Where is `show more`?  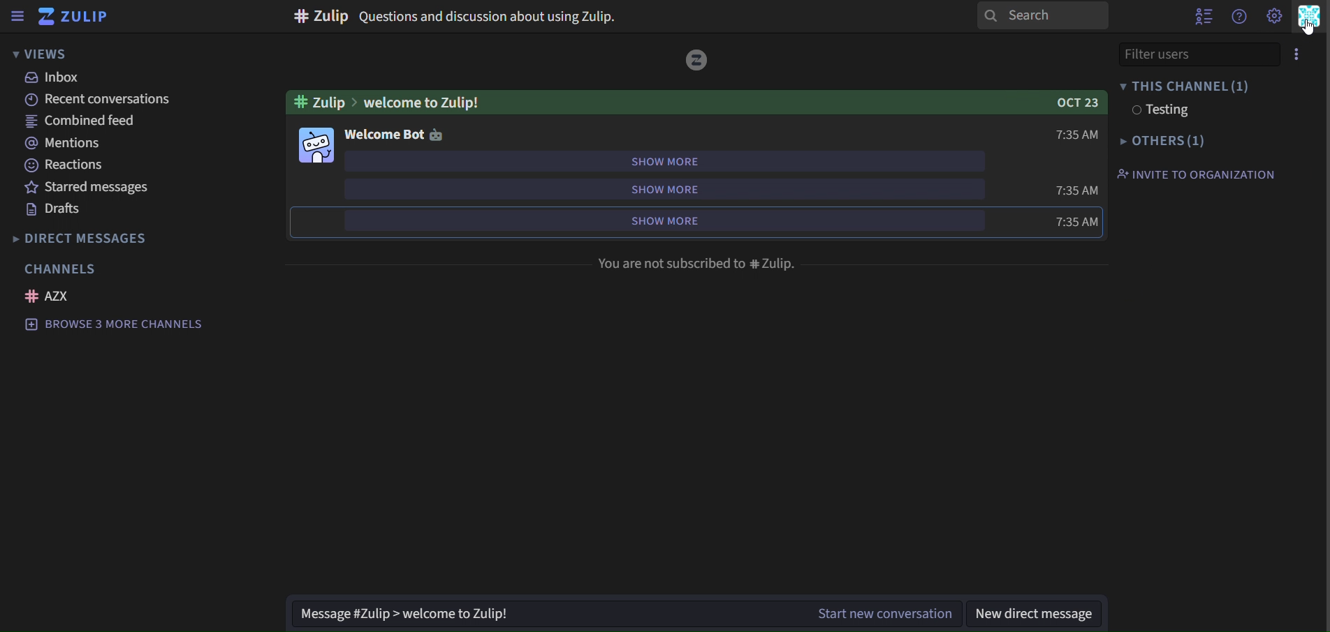 show more is located at coordinates (664, 190).